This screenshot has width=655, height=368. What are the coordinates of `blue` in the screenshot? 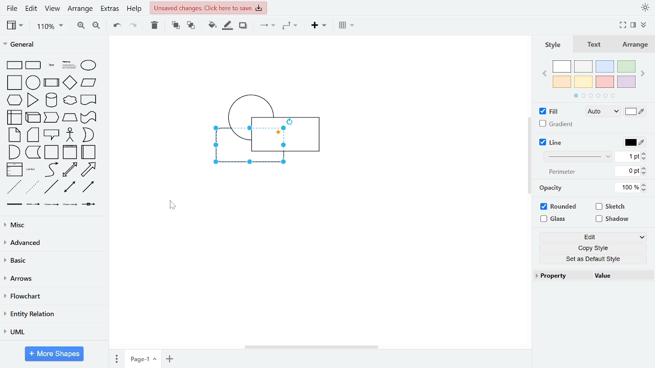 It's located at (605, 66).